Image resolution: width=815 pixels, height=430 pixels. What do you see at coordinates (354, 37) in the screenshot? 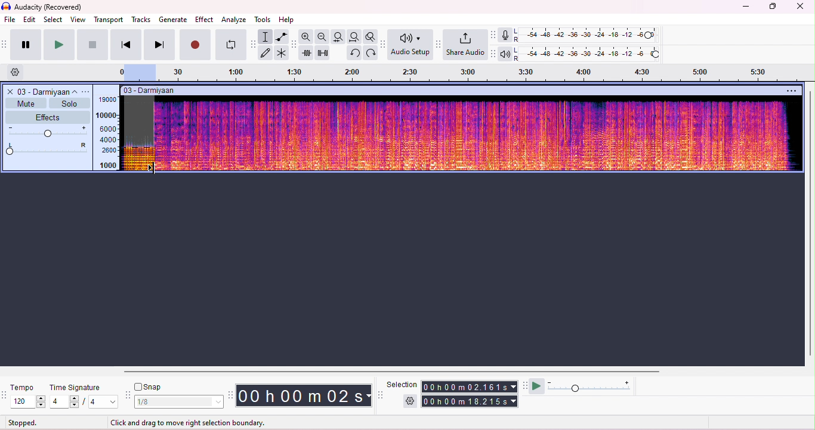
I see `fit project to width` at bounding box center [354, 37].